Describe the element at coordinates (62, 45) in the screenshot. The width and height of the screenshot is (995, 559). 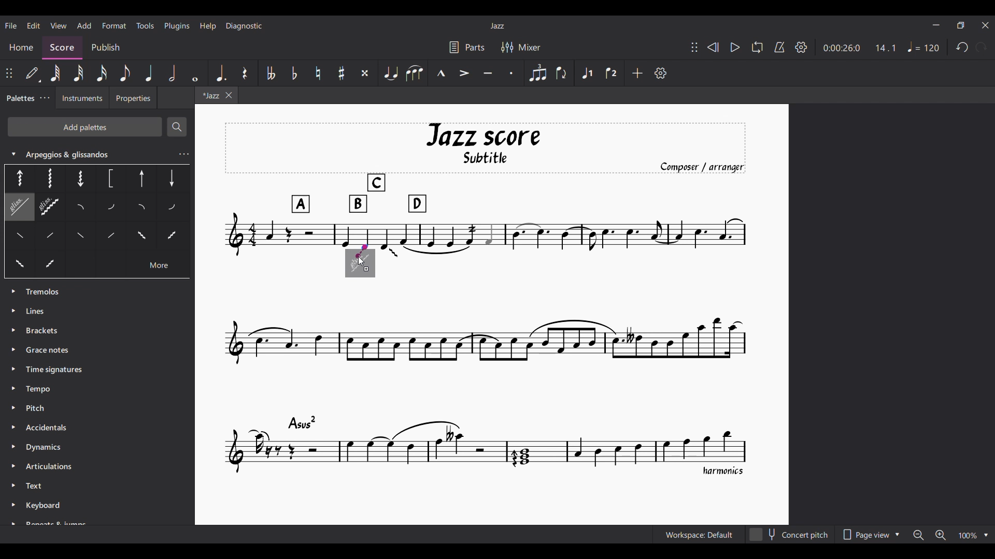
I see `Score, current section highlighted` at that location.